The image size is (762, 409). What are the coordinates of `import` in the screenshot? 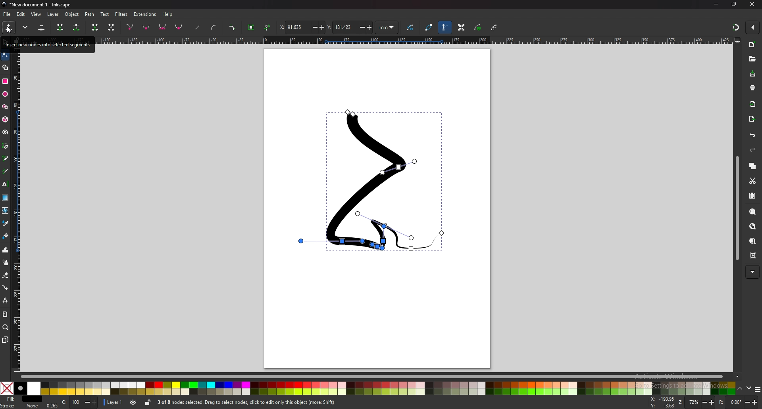 It's located at (753, 104).